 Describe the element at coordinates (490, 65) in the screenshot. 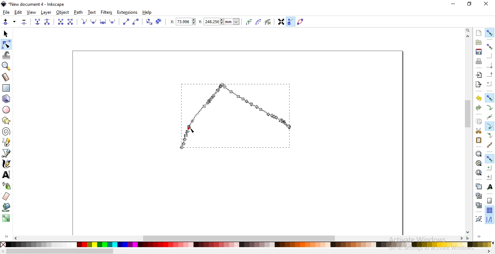

I see `` at that location.